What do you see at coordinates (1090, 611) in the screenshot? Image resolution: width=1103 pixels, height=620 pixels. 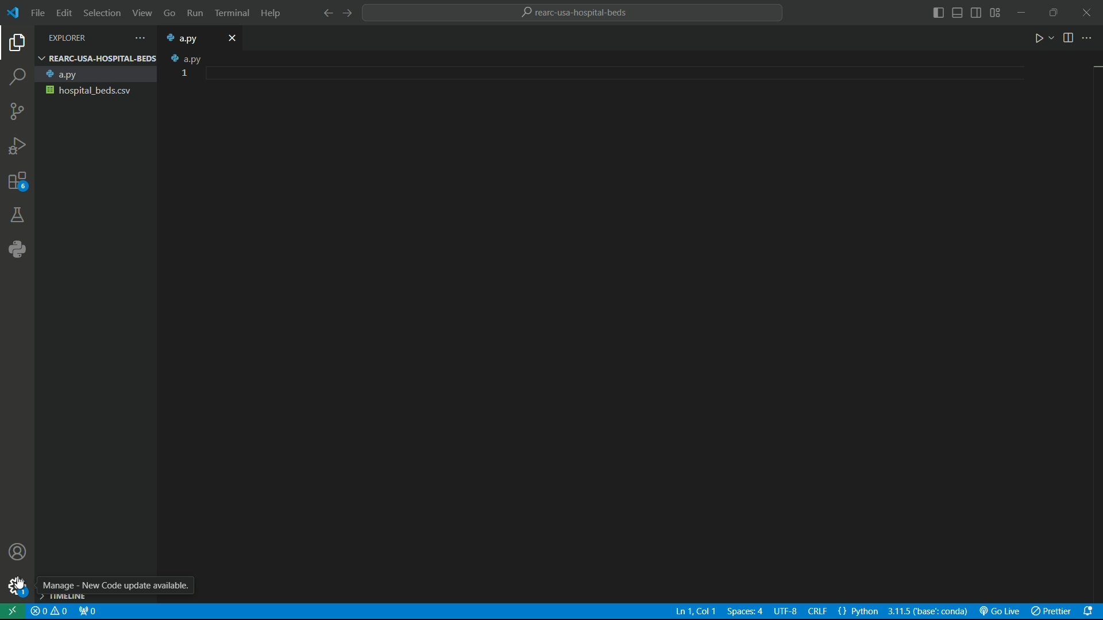 I see `notifications` at bounding box center [1090, 611].